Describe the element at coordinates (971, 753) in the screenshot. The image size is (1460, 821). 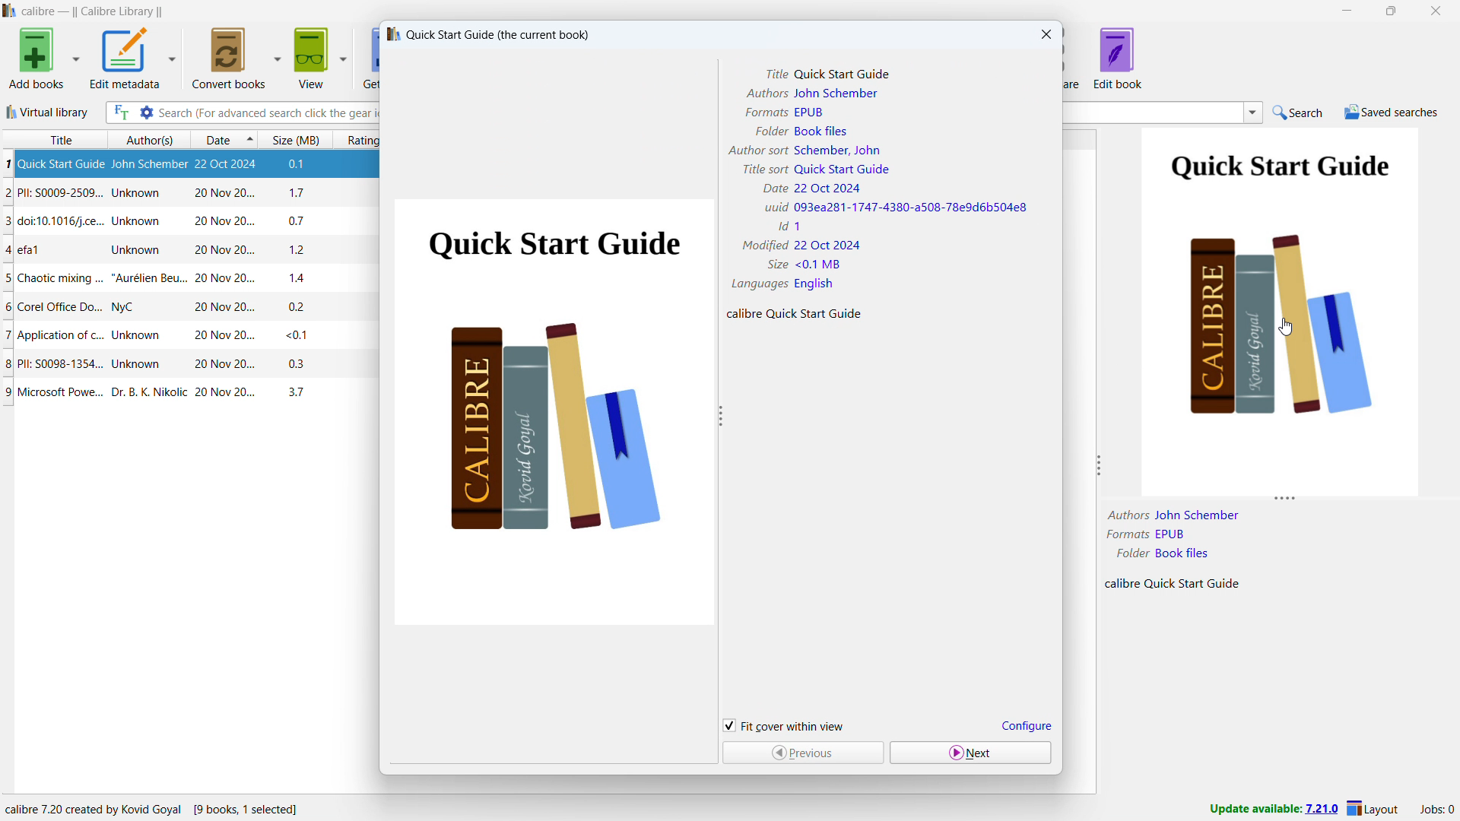
I see `next book` at that location.